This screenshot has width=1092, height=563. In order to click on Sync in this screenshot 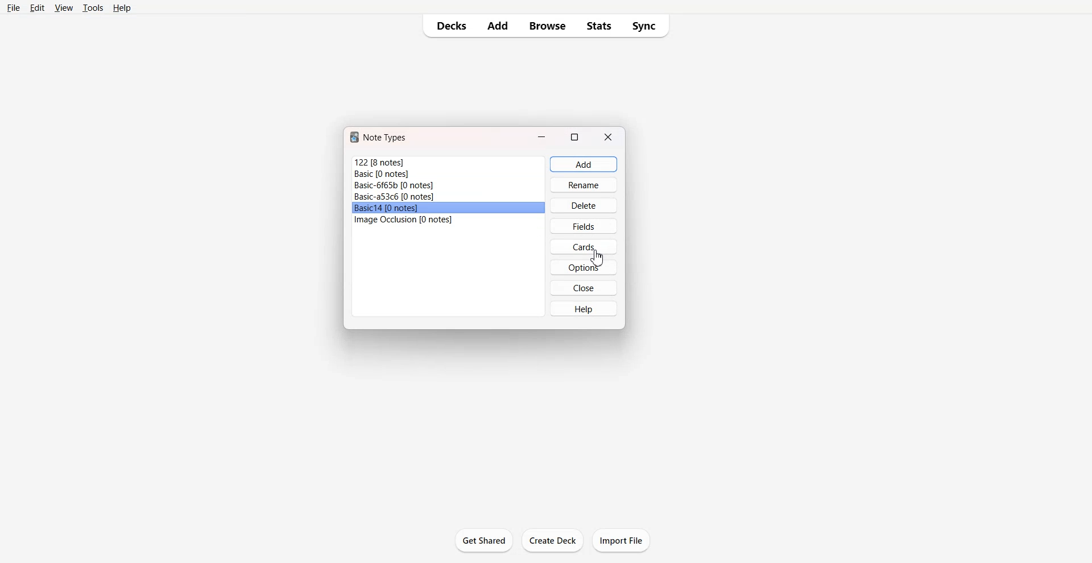, I will do `click(646, 26)`.